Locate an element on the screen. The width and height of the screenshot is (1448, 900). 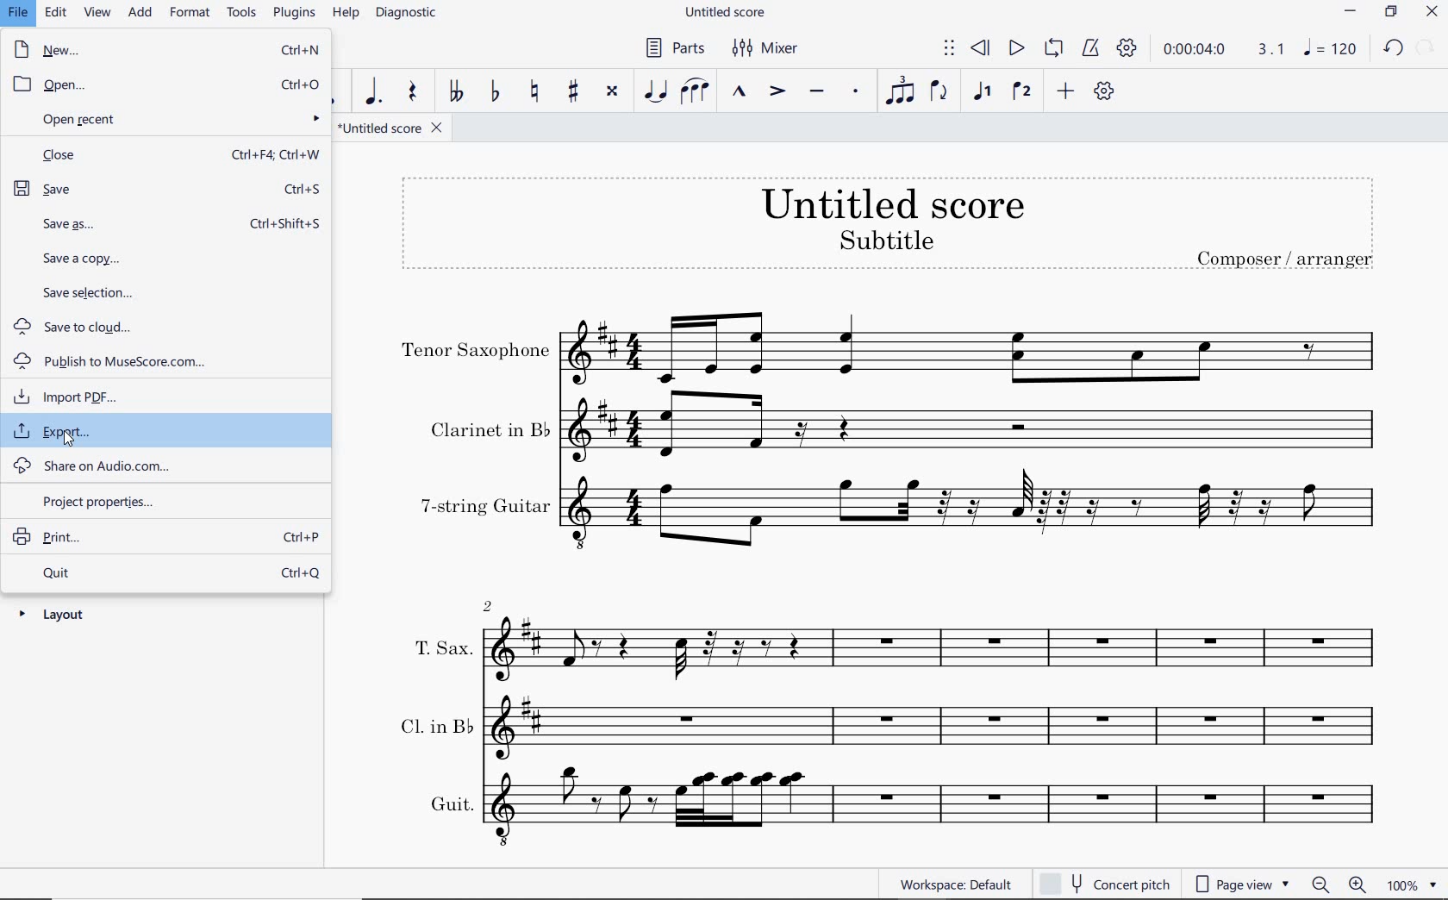
save as is located at coordinates (169, 223).